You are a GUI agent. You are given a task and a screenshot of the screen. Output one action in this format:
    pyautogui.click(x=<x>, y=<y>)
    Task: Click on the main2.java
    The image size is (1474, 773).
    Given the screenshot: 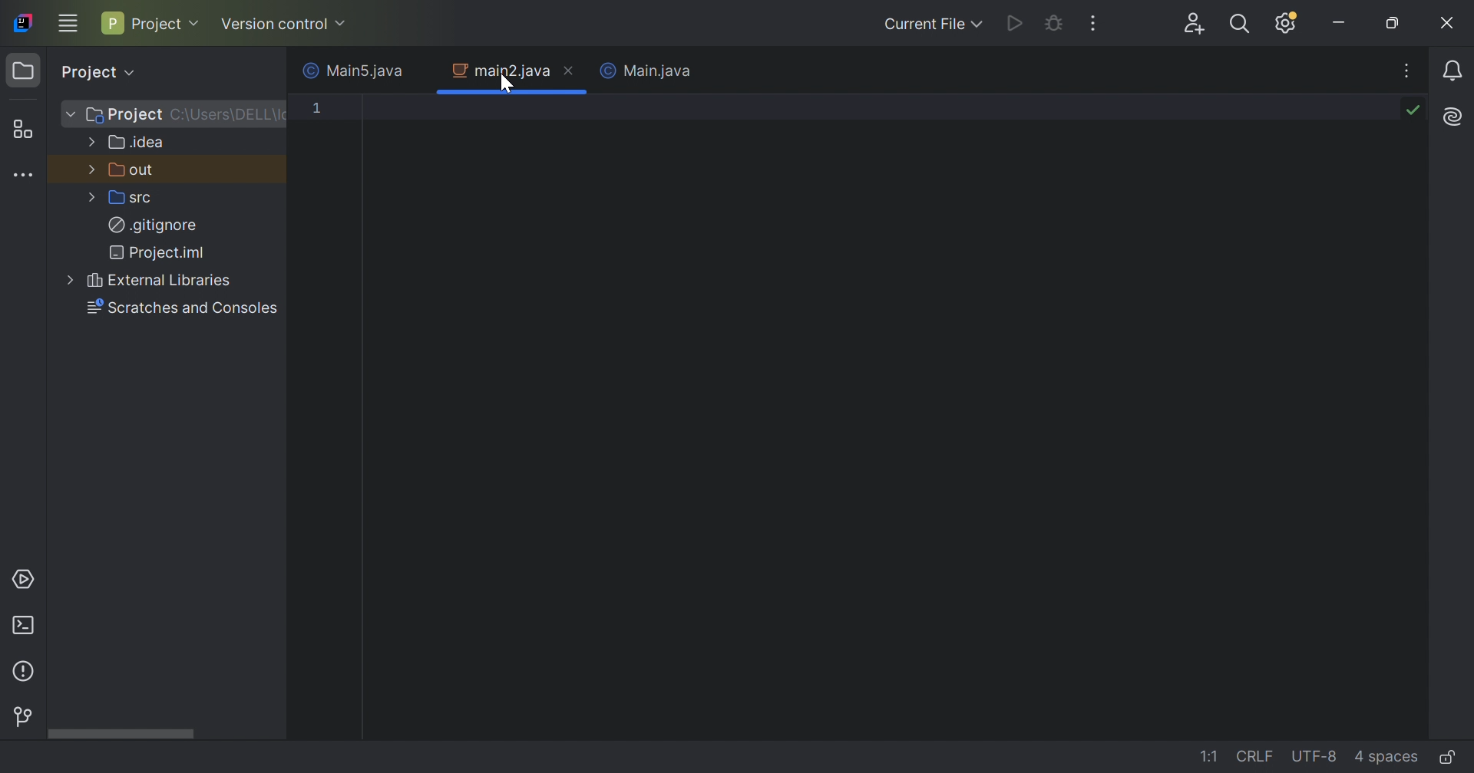 What is the action you would take?
    pyautogui.click(x=495, y=71)
    